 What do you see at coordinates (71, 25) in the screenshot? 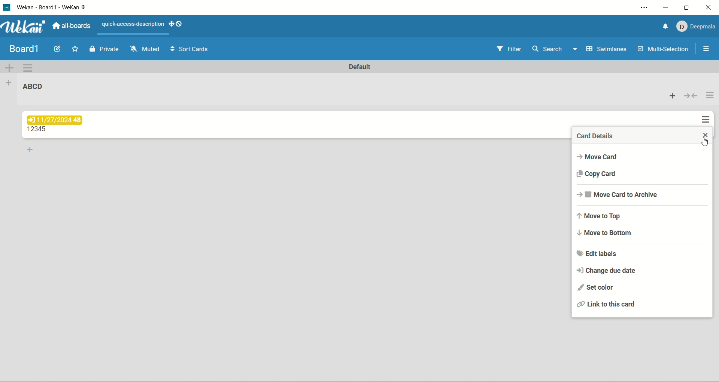
I see `all boards` at bounding box center [71, 25].